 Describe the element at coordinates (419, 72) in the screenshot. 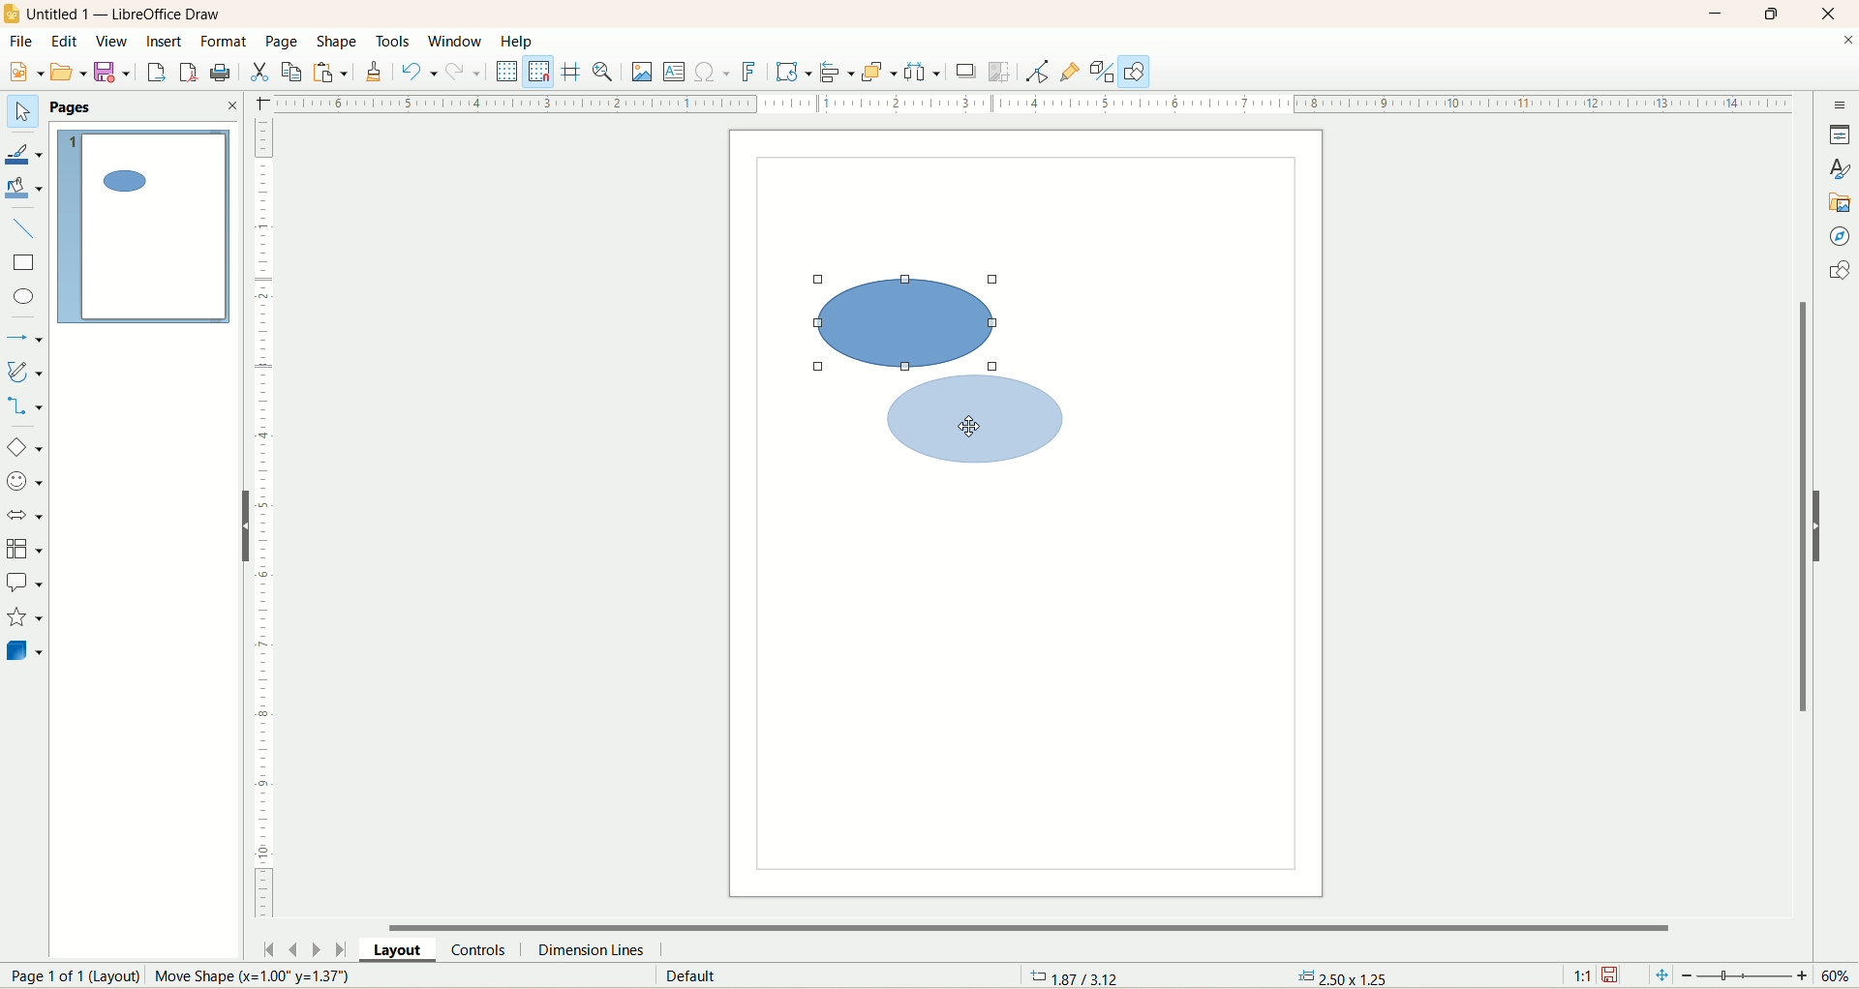

I see `undo` at that location.